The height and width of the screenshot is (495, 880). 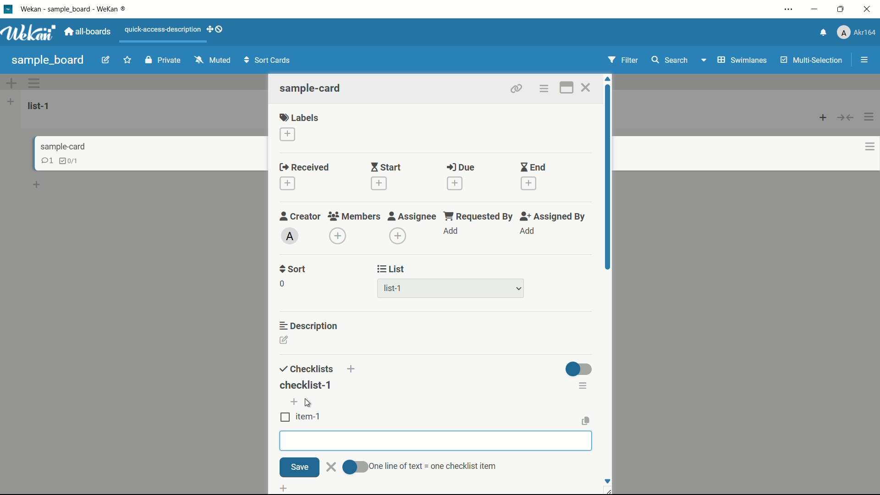 I want to click on copy card link to clipboard, so click(x=517, y=89).